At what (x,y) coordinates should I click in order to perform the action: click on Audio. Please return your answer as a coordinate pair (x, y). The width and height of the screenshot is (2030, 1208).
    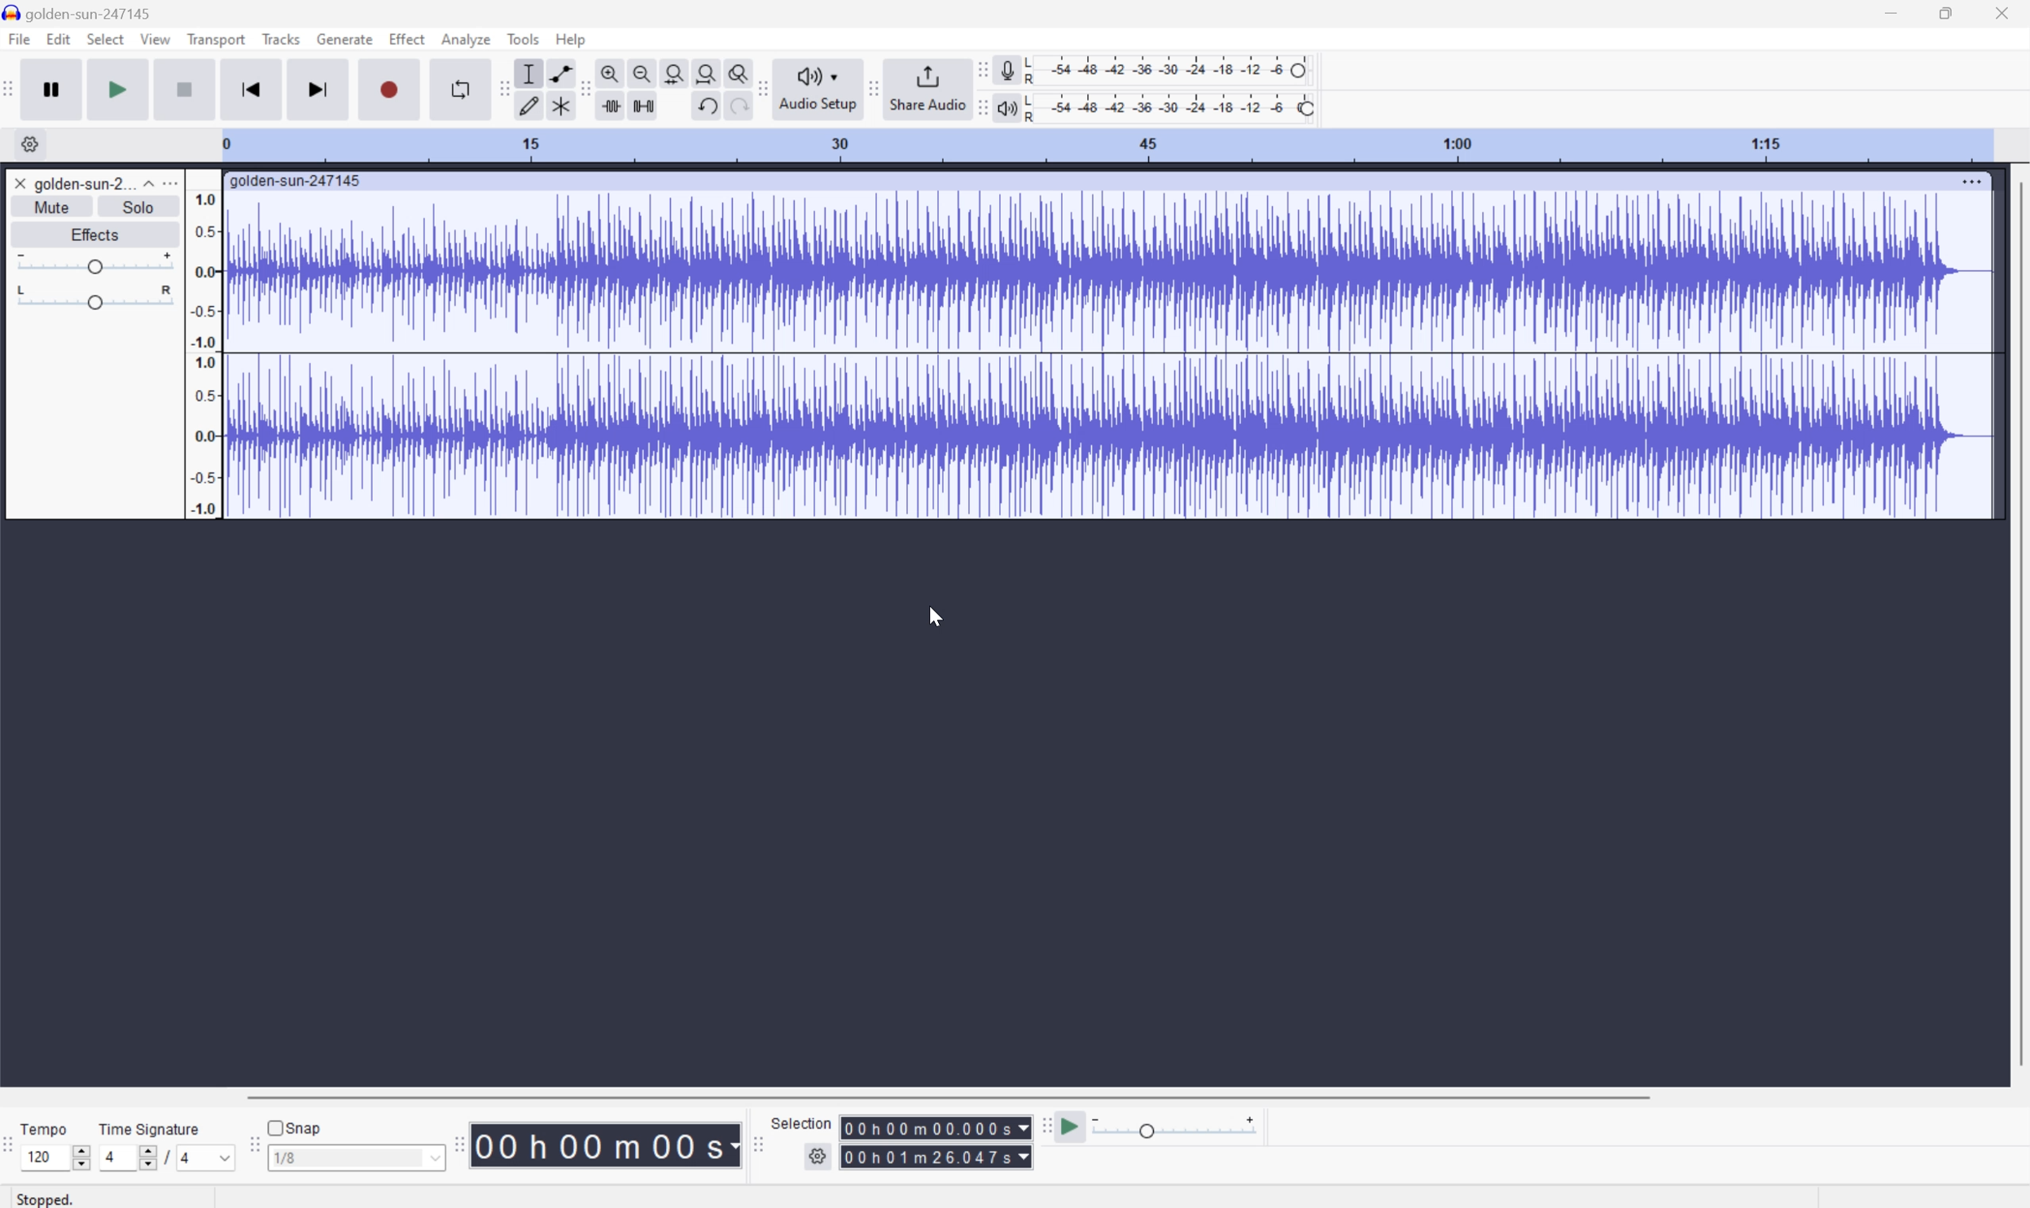
    Looking at the image, I should click on (1107, 354).